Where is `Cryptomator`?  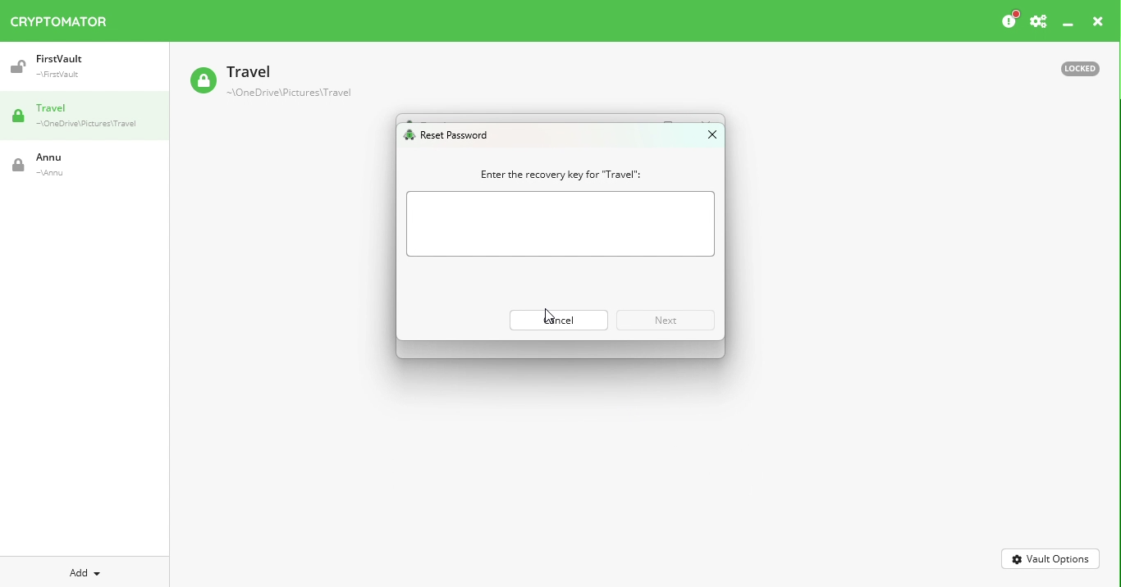 Cryptomator is located at coordinates (59, 18).